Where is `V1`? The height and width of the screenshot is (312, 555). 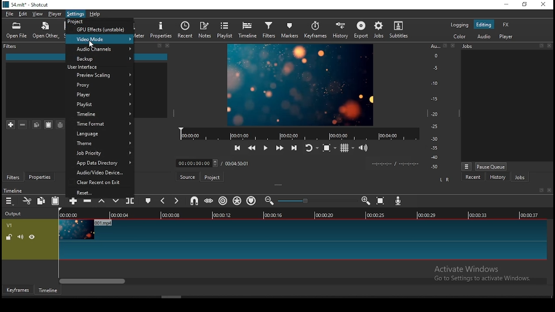 V1 is located at coordinates (9, 225).